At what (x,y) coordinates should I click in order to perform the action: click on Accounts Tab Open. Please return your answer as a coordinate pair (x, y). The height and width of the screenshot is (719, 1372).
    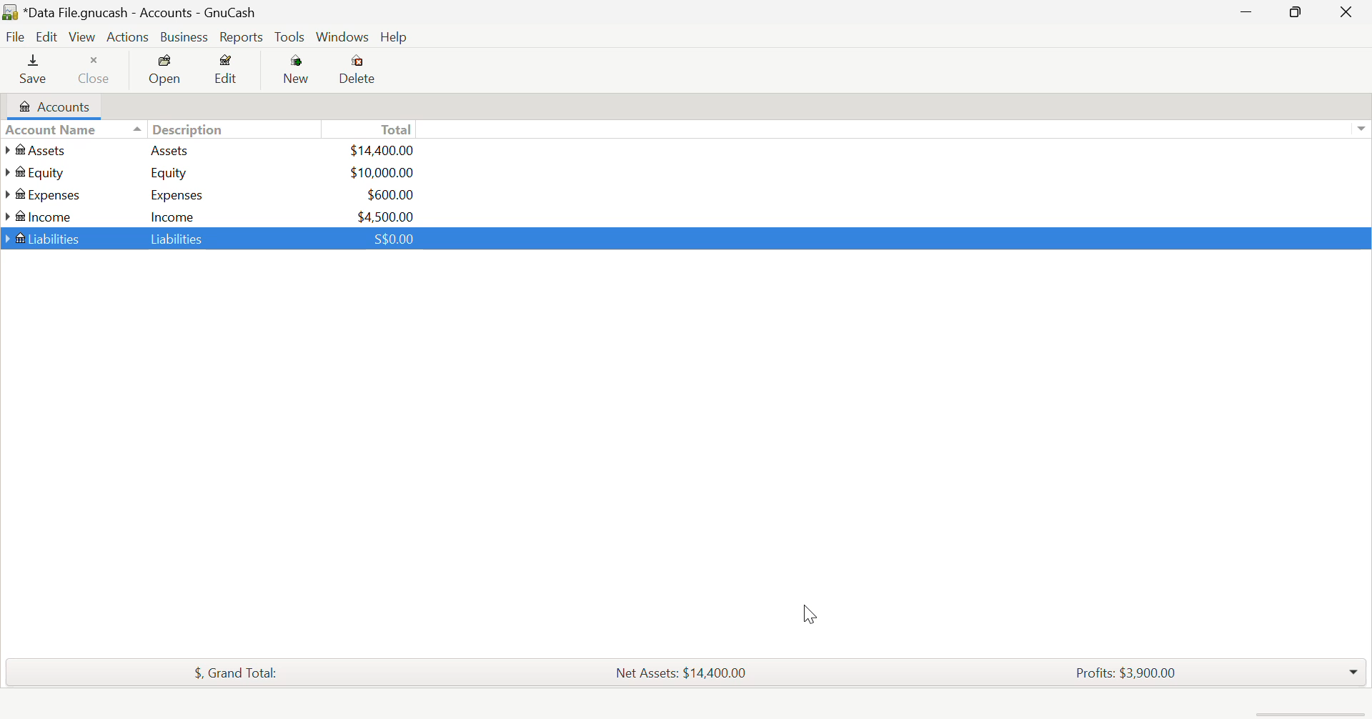
    Looking at the image, I should click on (59, 106).